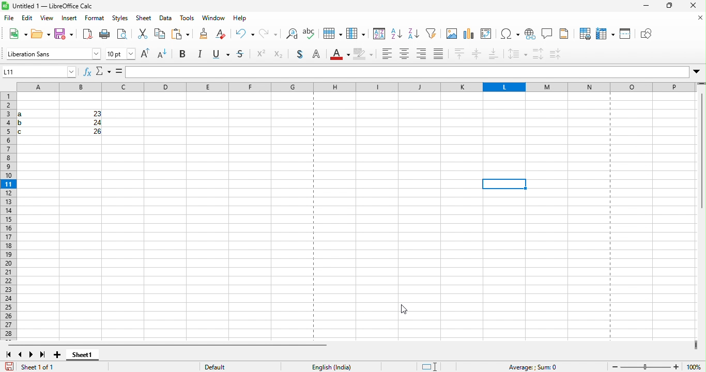  What do you see at coordinates (186, 20) in the screenshot?
I see `tools` at bounding box center [186, 20].